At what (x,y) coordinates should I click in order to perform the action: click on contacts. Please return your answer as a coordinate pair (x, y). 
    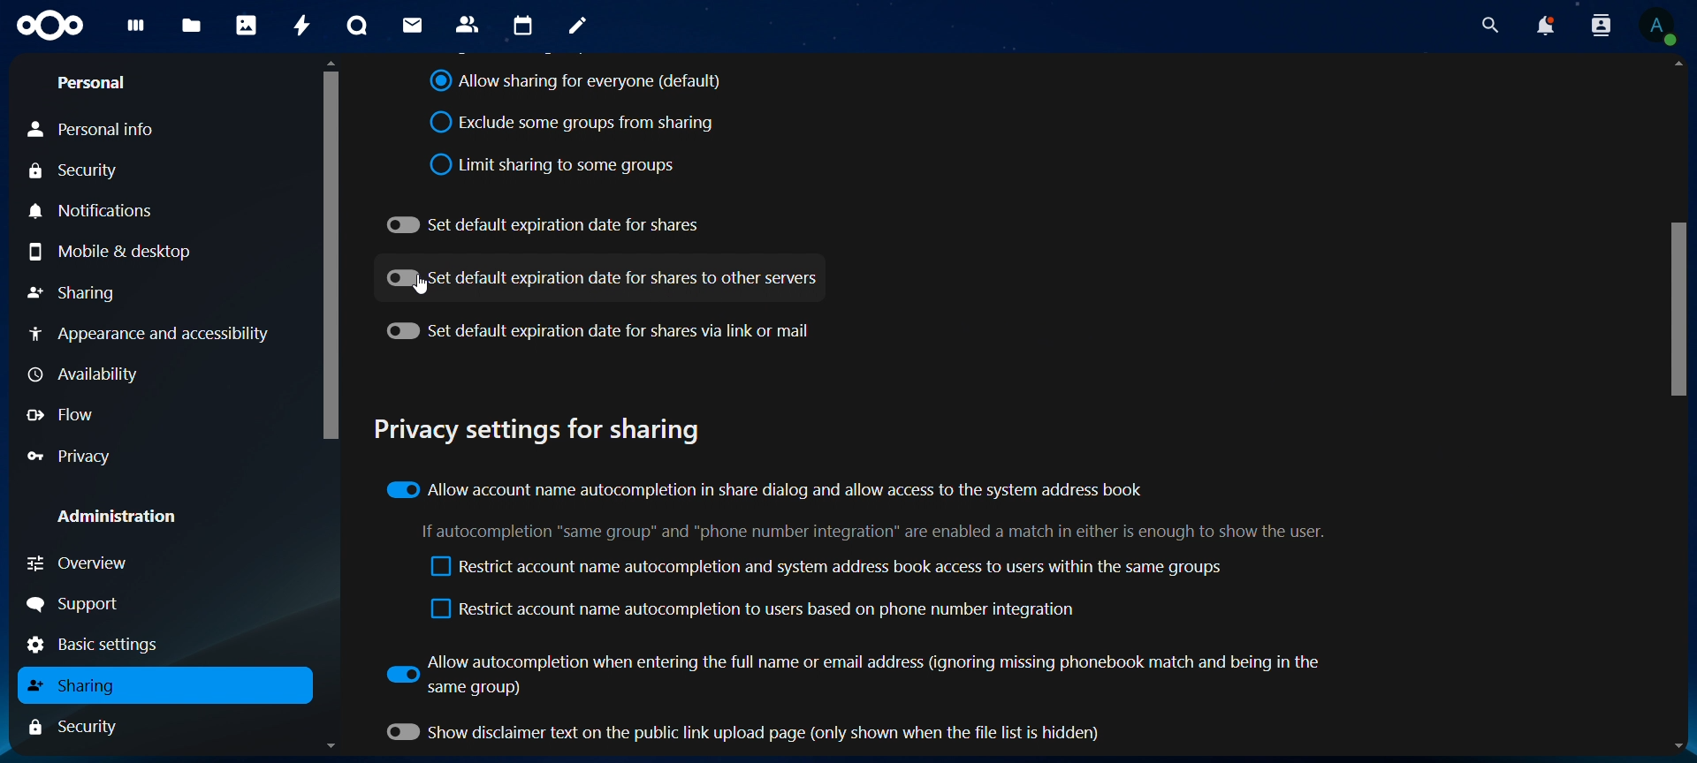
    Looking at the image, I should click on (467, 24).